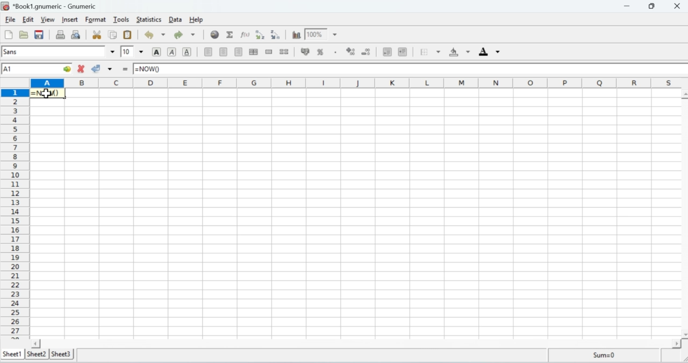 This screenshot has width=688, height=363. Describe the element at coordinates (270, 52) in the screenshot. I see `Merge a range of cells` at that location.